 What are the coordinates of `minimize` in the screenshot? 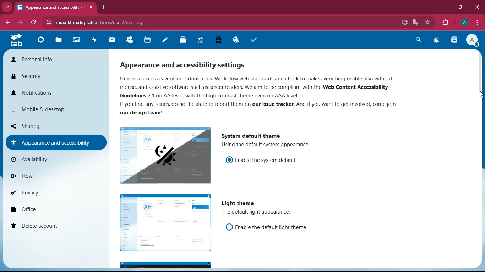 It's located at (444, 8).